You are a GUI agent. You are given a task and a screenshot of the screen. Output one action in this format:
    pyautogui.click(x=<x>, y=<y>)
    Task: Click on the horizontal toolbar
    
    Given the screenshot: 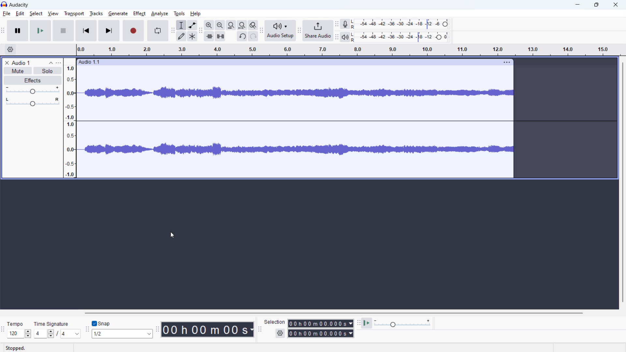 What is the action you would take?
    pyautogui.click(x=335, y=313)
    